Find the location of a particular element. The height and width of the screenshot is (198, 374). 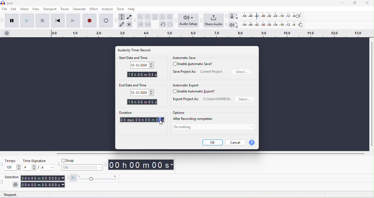

maximize is located at coordinates (355, 3).